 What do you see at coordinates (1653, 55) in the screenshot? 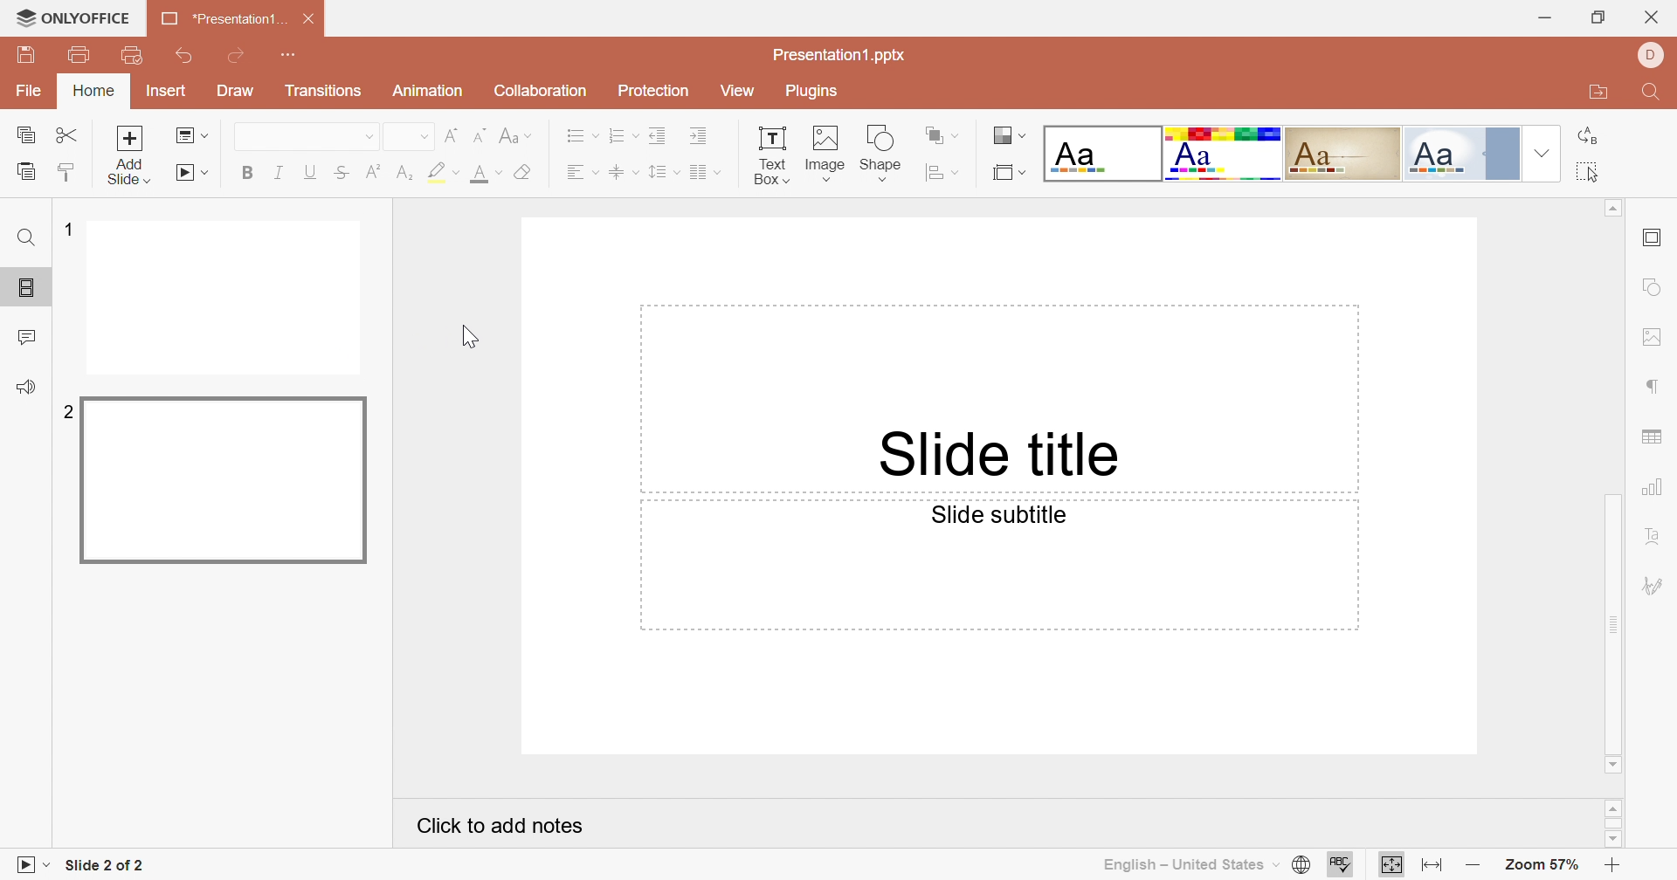
I see `DELL` at bounding box center [1653, 55].